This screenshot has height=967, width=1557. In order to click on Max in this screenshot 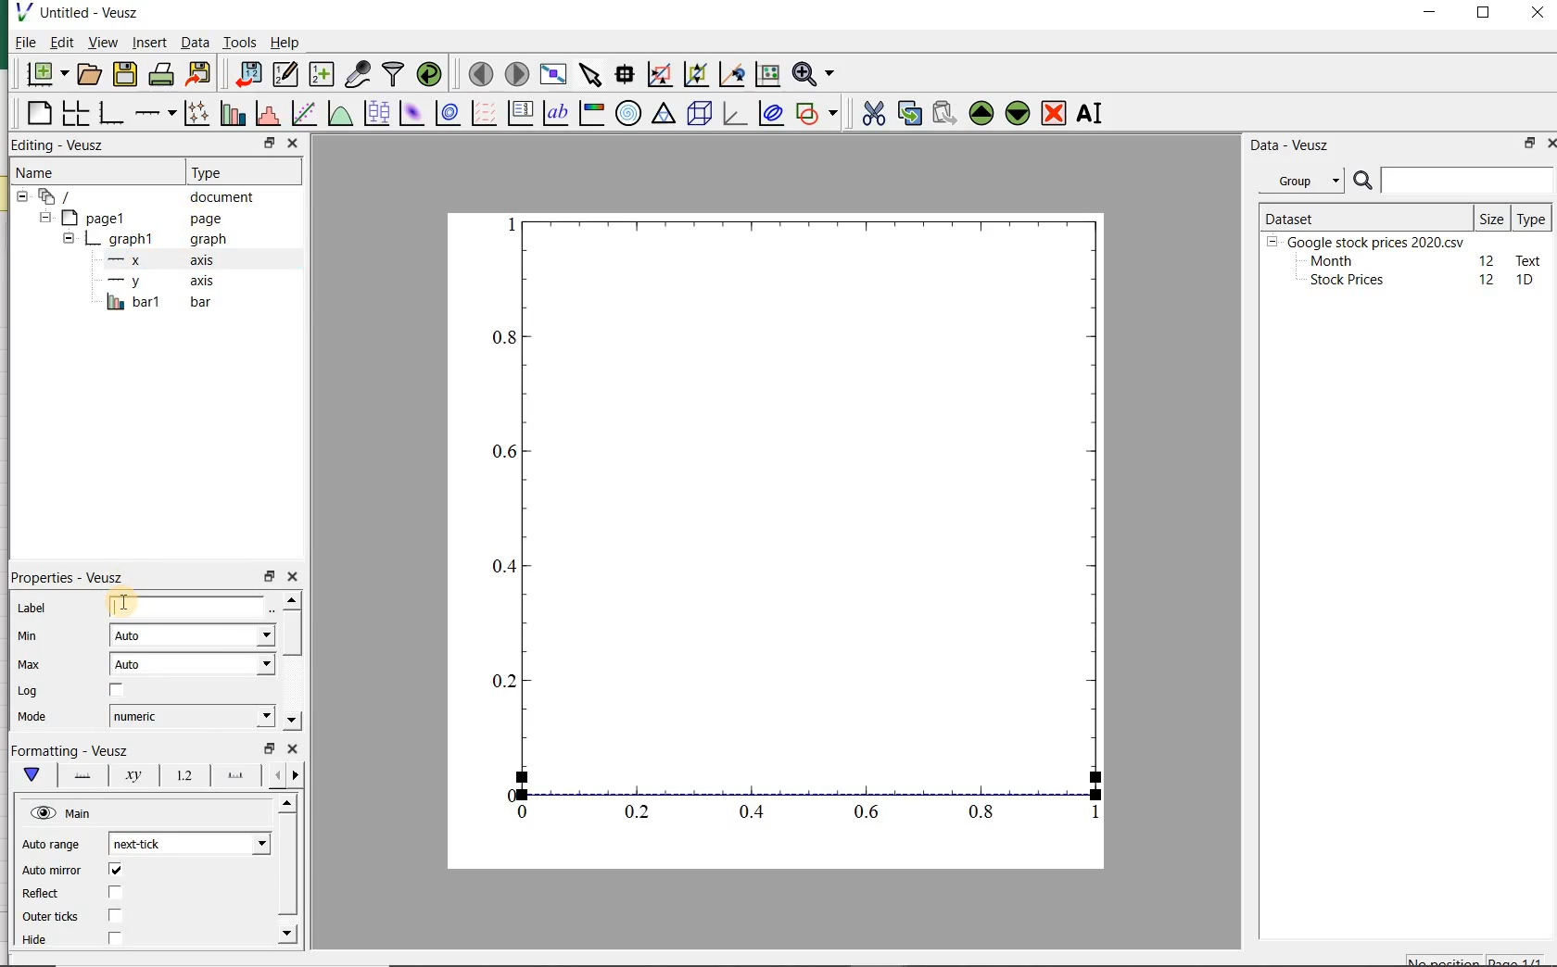, I will do `click(30, 666)`.